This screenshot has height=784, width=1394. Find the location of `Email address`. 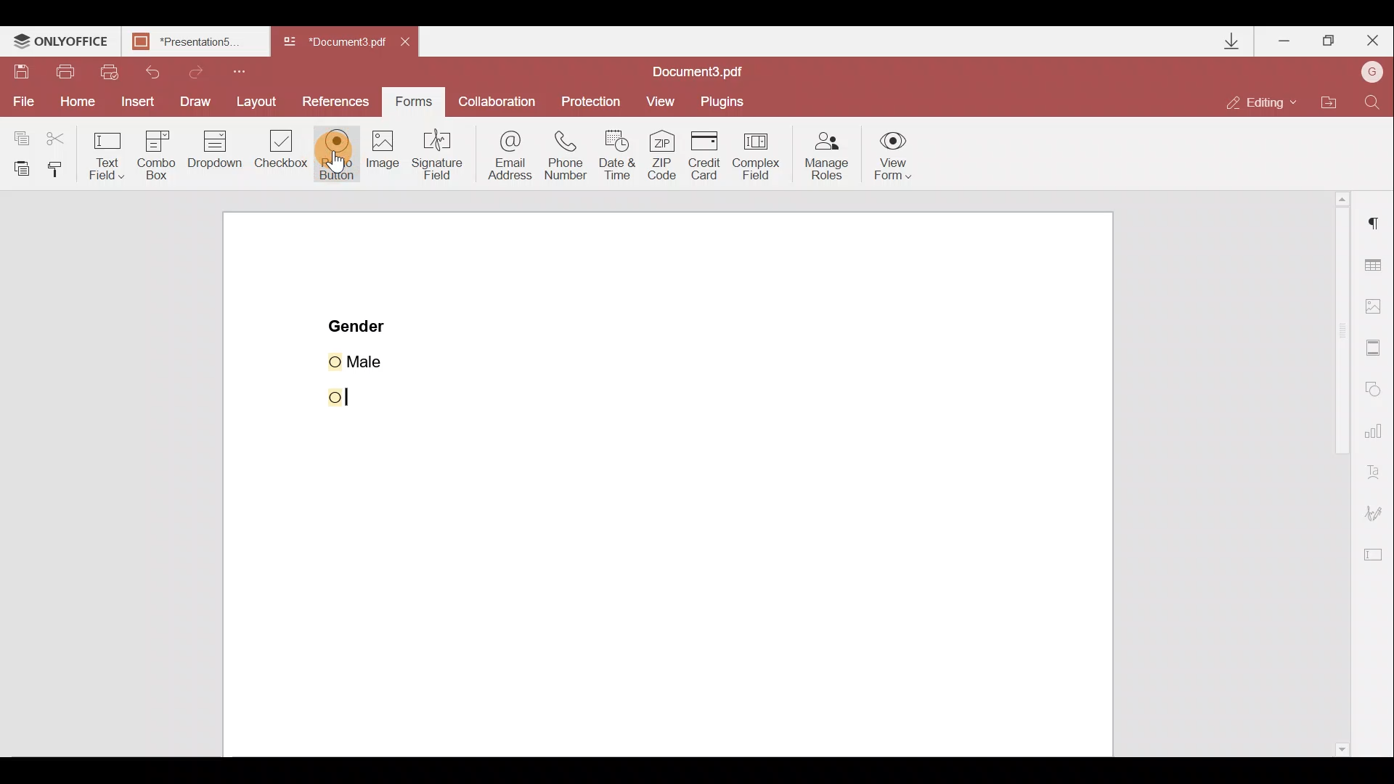

Email address is located at coordinates (508, 156).